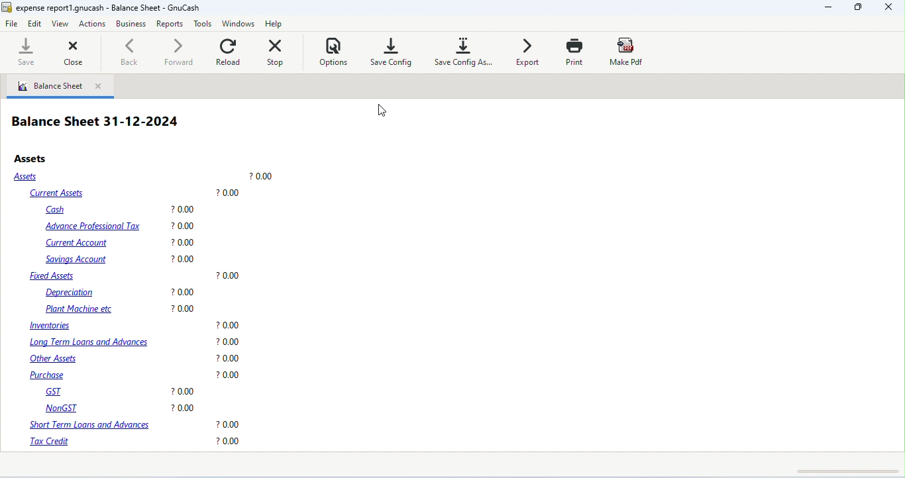  What do you see at coordinates (101, 87) in the screenshot?
I see `close` at bounding box center [101, 87].